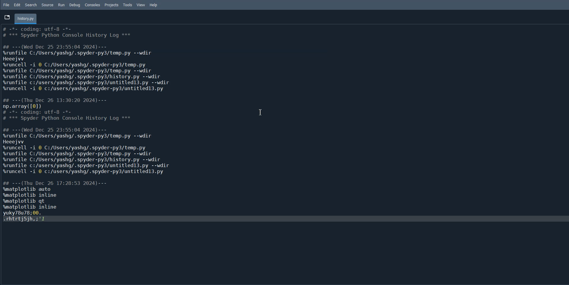 The width and height of the screenshot is (569, 285). I want to click on Edit, so click(17, 5).